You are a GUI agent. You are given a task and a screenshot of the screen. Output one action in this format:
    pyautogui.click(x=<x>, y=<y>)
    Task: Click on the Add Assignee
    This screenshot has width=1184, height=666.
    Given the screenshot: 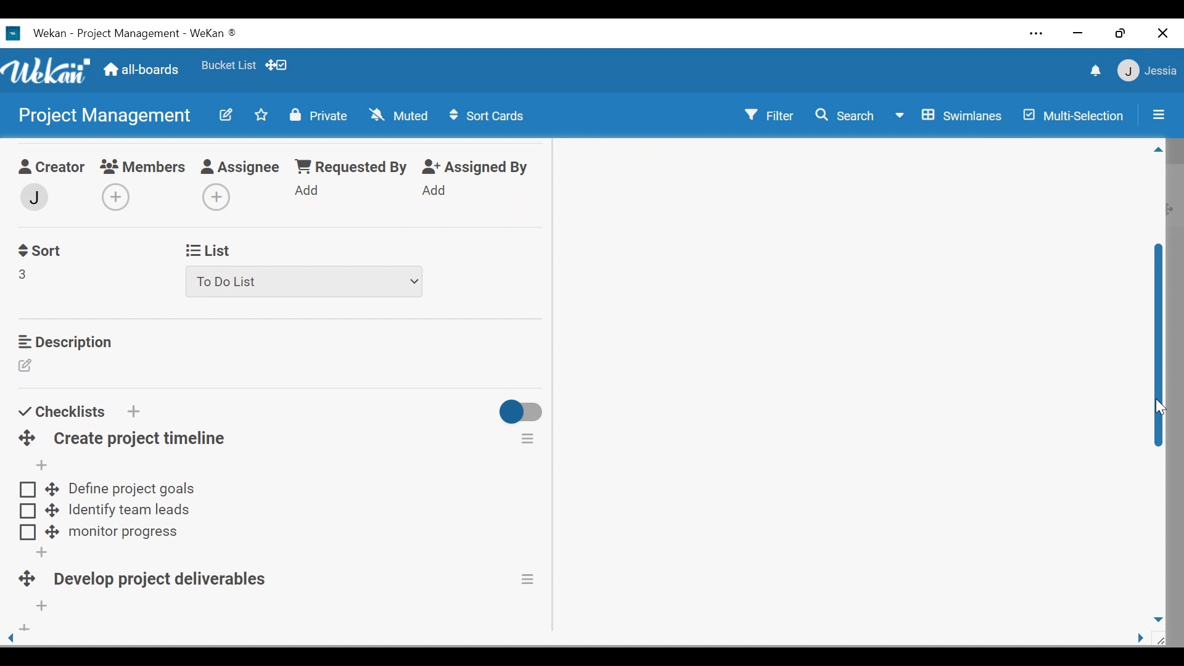 What is the action you would take?
    pyautogui.click(x=214, y=198)
    